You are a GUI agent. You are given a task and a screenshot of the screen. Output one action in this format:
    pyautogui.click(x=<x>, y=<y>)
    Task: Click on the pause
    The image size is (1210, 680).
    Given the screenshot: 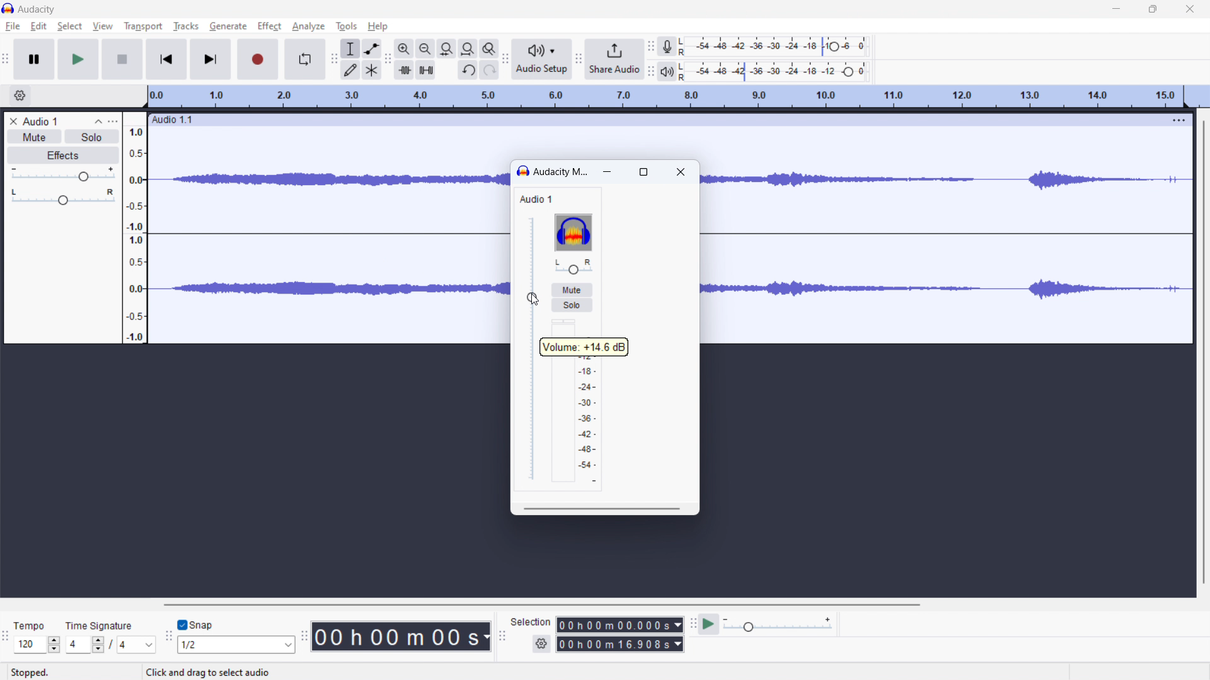 What is the action you would take?
    pyautogui.click(x=34, y=59)
    